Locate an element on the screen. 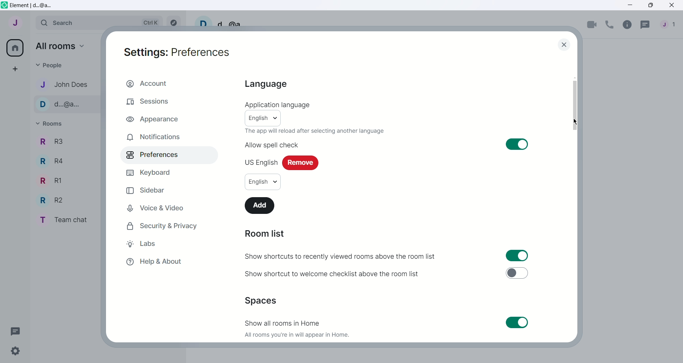 Image resolution: width=683 pixels, height=363 pixels. Sessions is located at coordinates (167, 102).